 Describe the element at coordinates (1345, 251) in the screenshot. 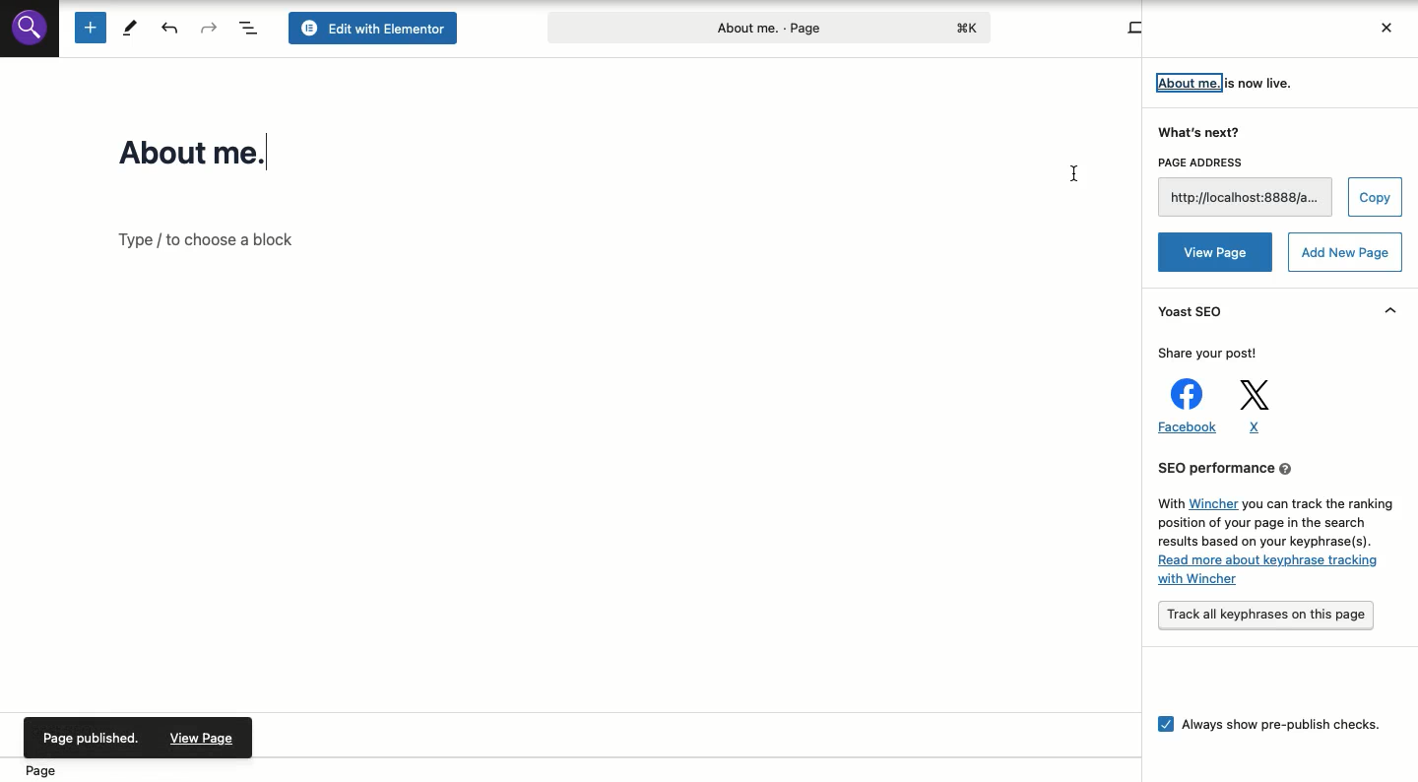

I see `Add new page` at that location.